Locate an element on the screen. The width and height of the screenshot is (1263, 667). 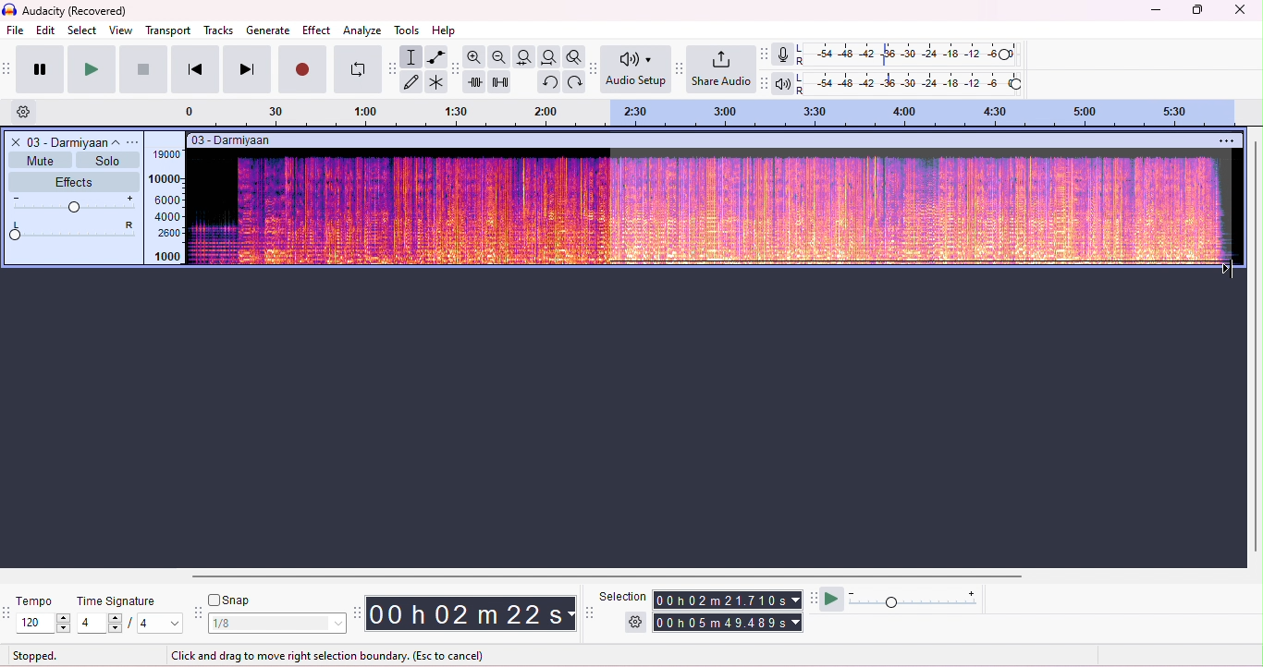
volume is located at coordinates (75, 205).